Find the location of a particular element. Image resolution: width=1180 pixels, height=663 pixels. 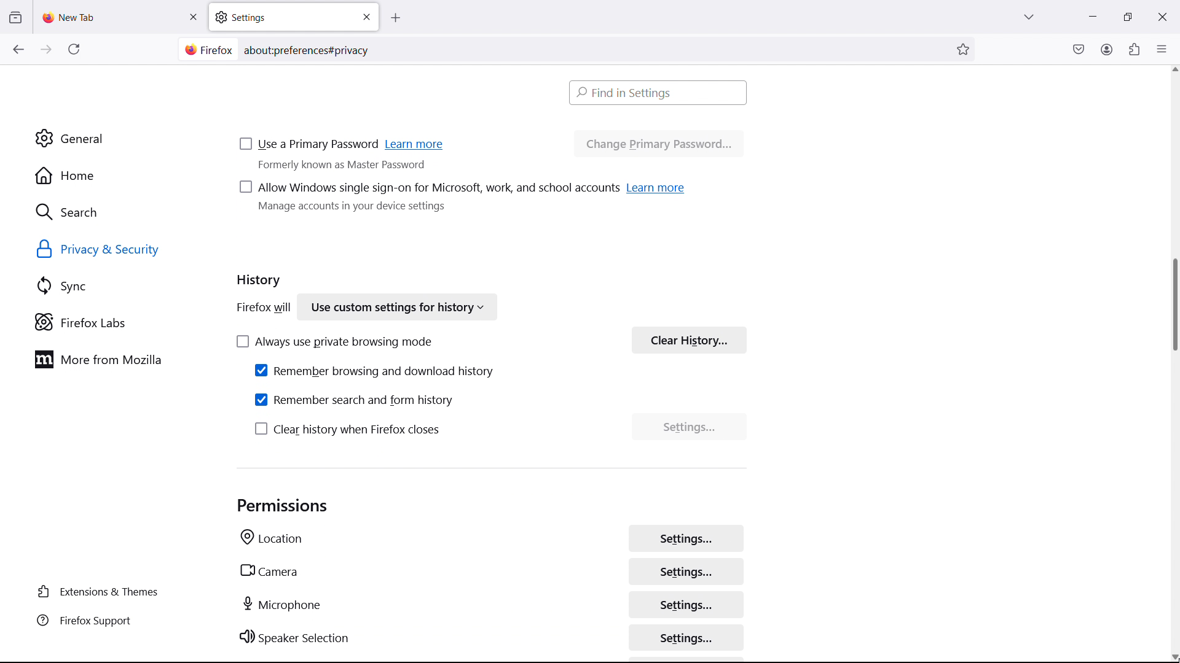

open new tab is located at coordinates (407, 18).